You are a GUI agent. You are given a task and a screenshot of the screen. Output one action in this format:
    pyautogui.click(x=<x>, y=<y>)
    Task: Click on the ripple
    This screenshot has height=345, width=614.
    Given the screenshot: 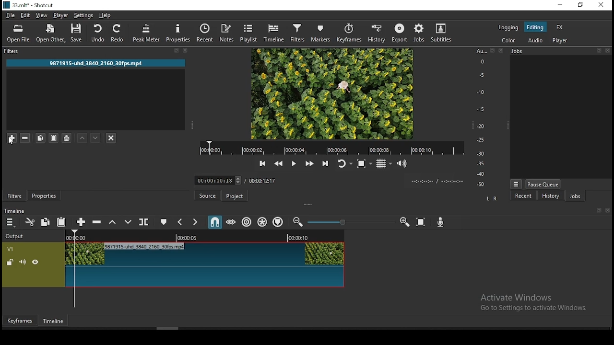 What is the action you would take?
    pyautogui.click(x=247, y=222)
    